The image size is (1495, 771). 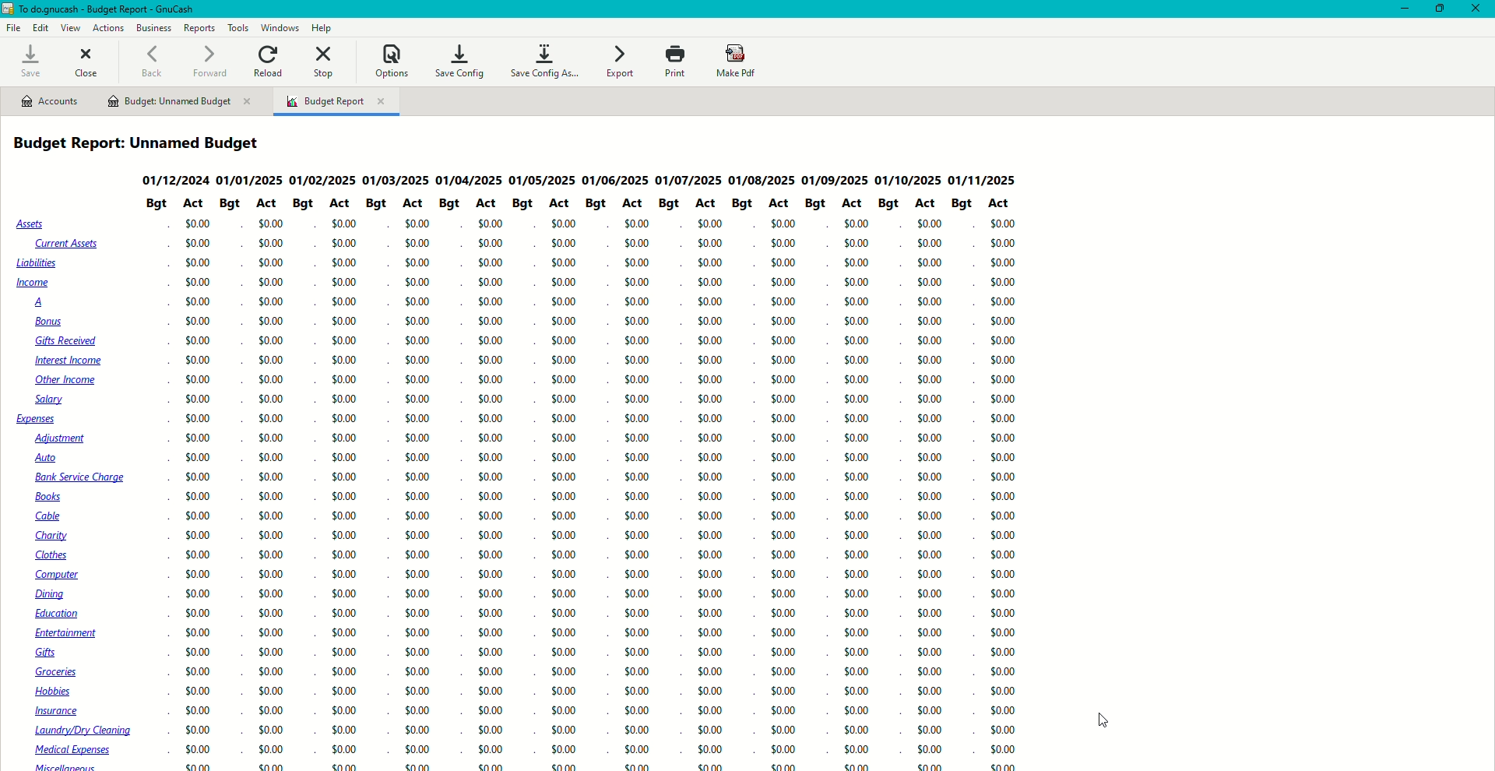 What do you see at coordinates (326, 63) in the screenshot?
I see `Stop` at bounding box center [326, 63].